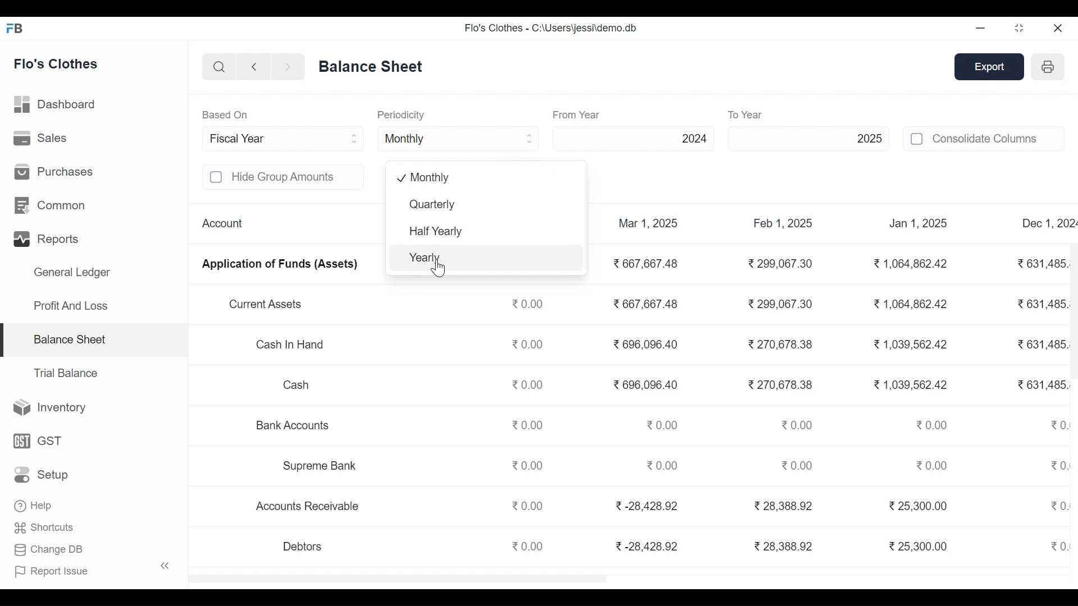 The image size is (1078, 606). I want to click on sales, so click(42, 138).